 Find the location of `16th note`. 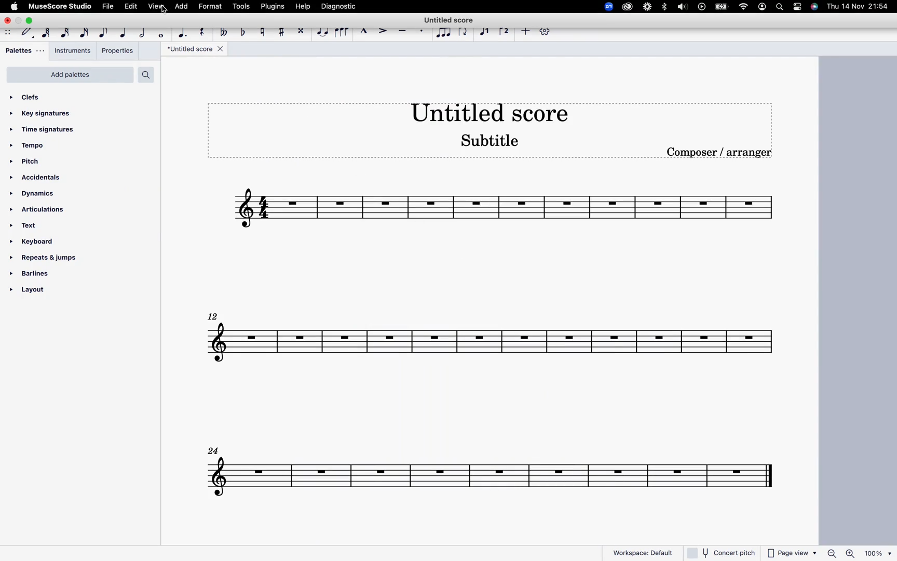

16th note is located at coordinates (83, 33).